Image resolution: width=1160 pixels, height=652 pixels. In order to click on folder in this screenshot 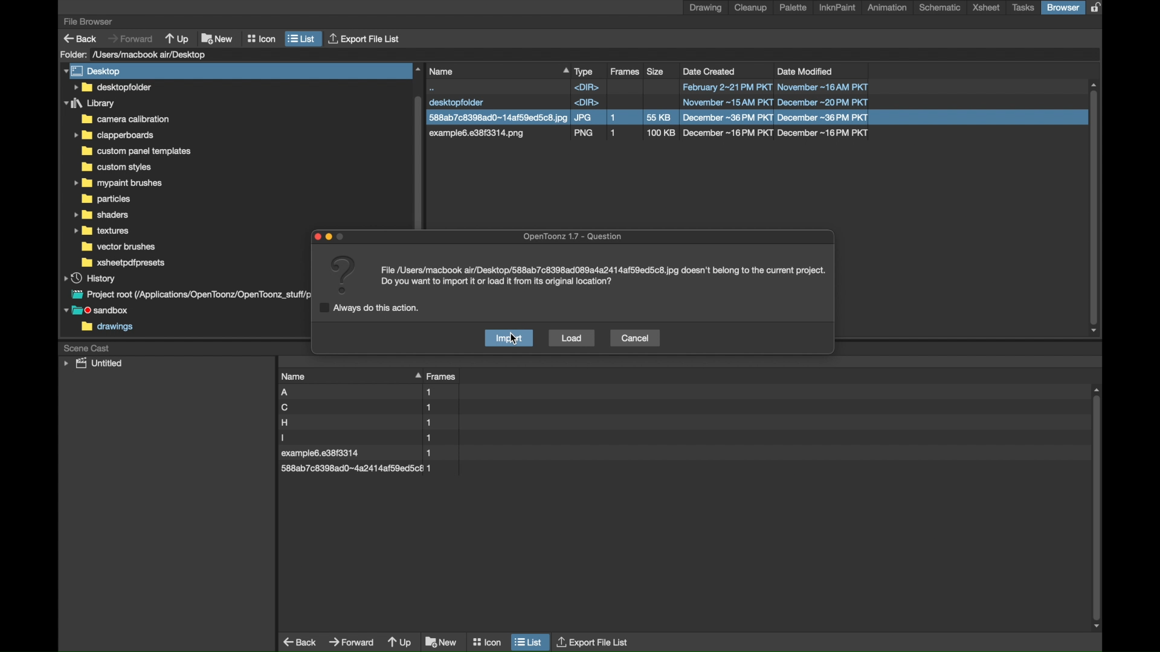, I will do `click(106, 199)`.